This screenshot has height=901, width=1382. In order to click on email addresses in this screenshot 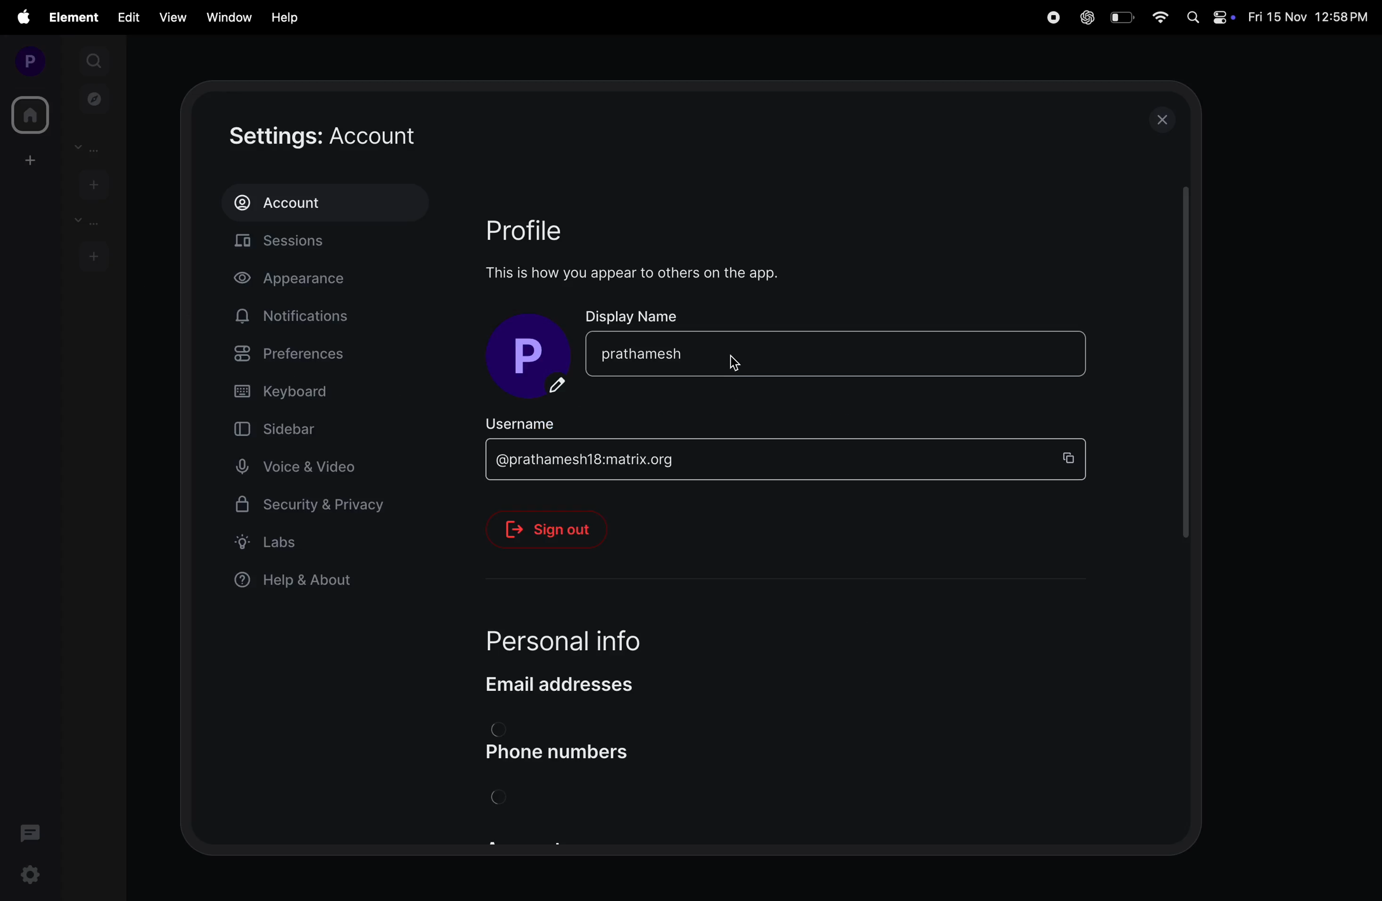, I will do `click(572, 684)`.